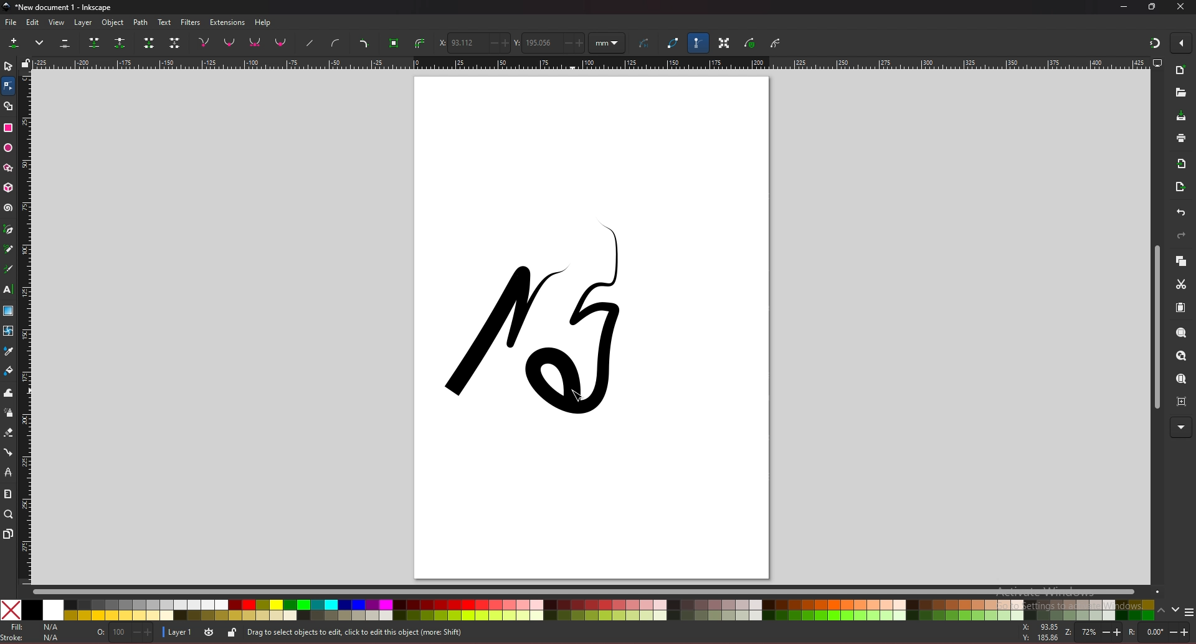  What do you see at coordinates (204, 42) in the screenshot?
I see `node corner` at bounding box center [204, 42].